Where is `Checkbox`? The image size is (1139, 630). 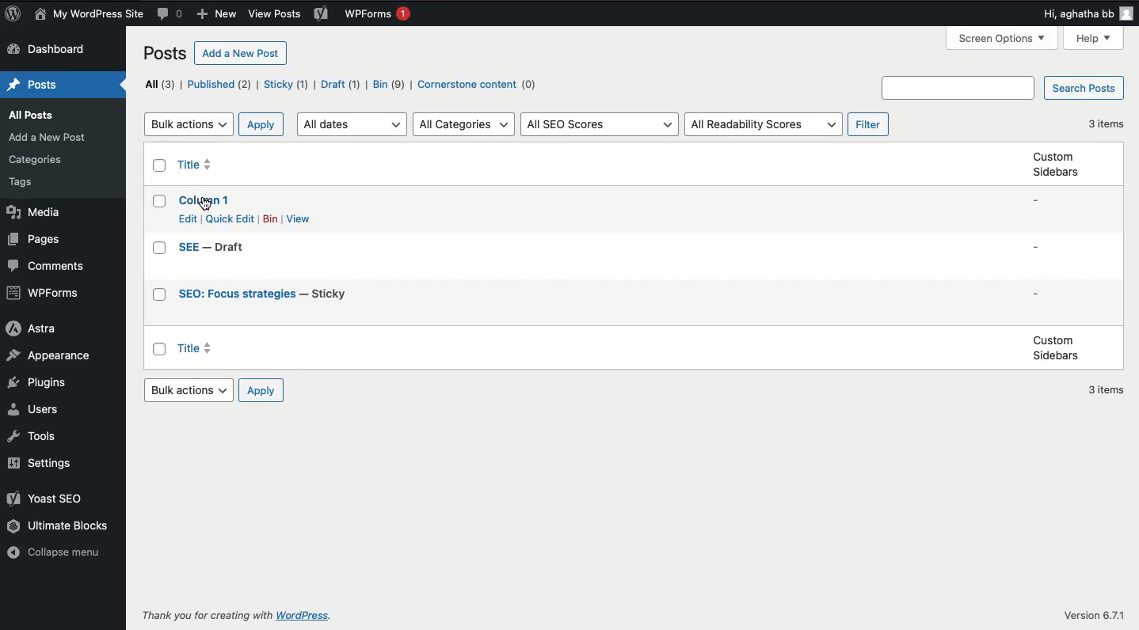 Checkbox is located at coordinates (161, 248).